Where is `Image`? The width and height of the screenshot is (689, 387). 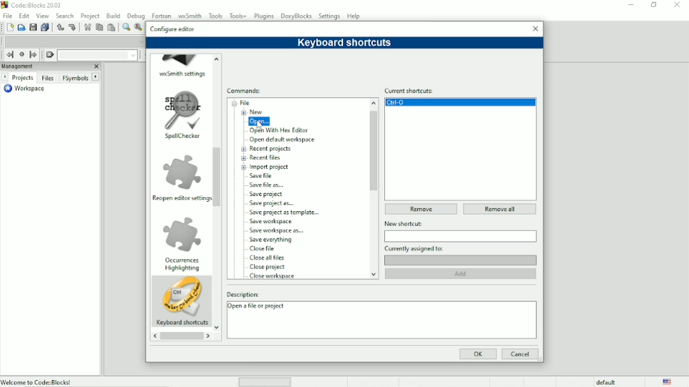 Image is located at coordinates (182, 297).